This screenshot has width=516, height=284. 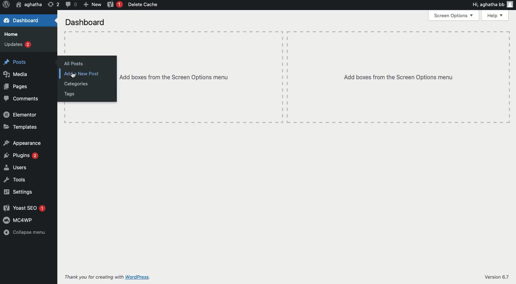 What do you see at coordinates (11, 34) in the screenshot?
I see `Home` at bounding box center [11, 34].